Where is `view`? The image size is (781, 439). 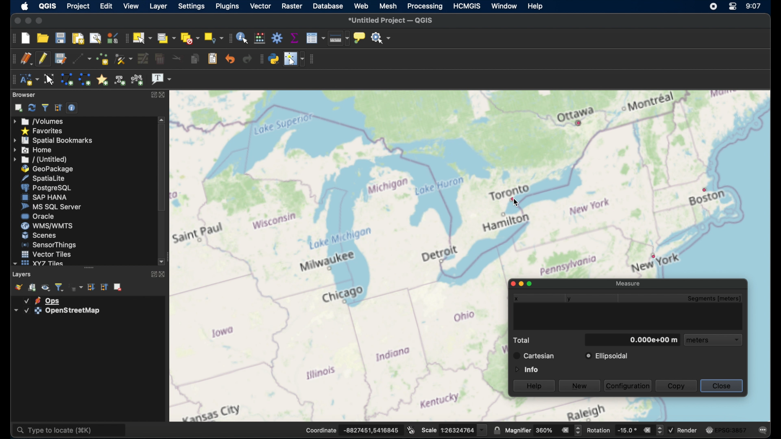 view is located at coordinates (130, 6).